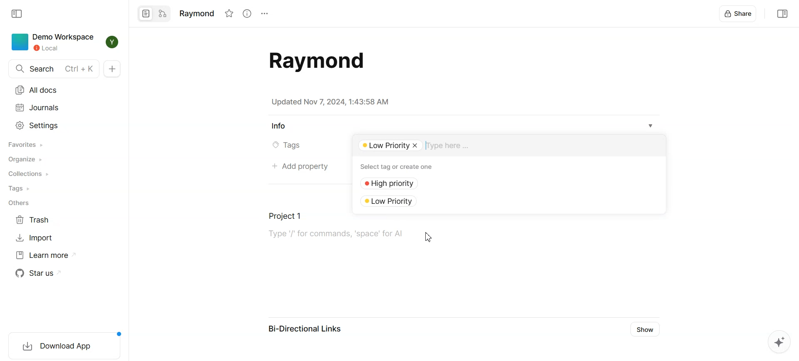 The height and width of the screenshot is (361, 799). I want to click on Low priority tag, so click(384, 146).